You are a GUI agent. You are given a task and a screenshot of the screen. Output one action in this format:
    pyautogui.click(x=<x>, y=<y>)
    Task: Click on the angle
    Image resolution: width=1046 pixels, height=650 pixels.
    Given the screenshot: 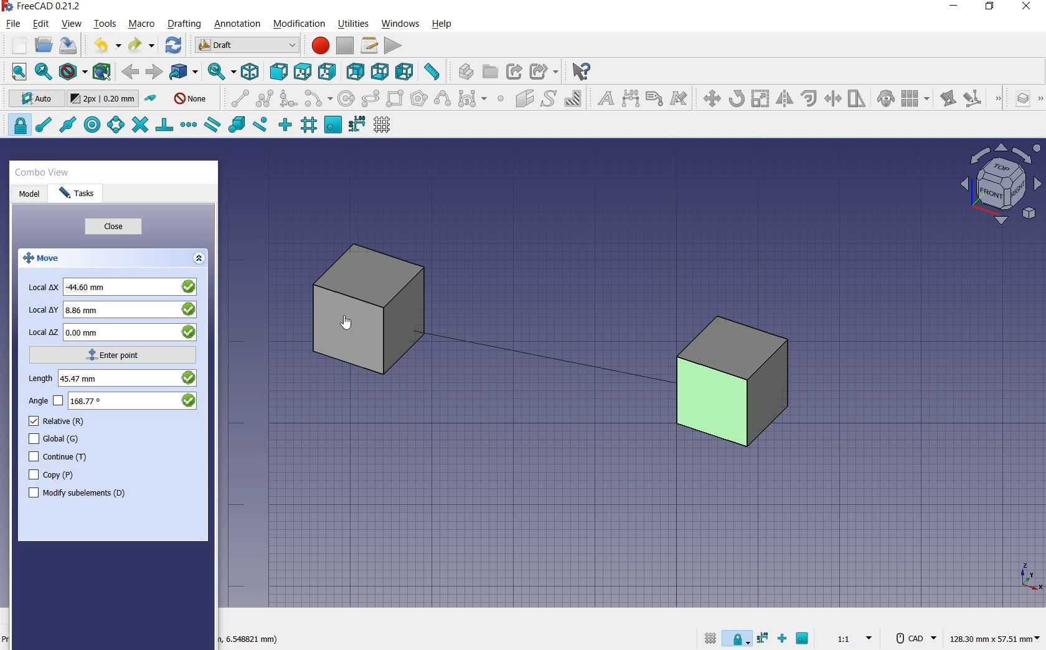 What is the action you would take?
    pyautogui.click(x=113, y=400)
    